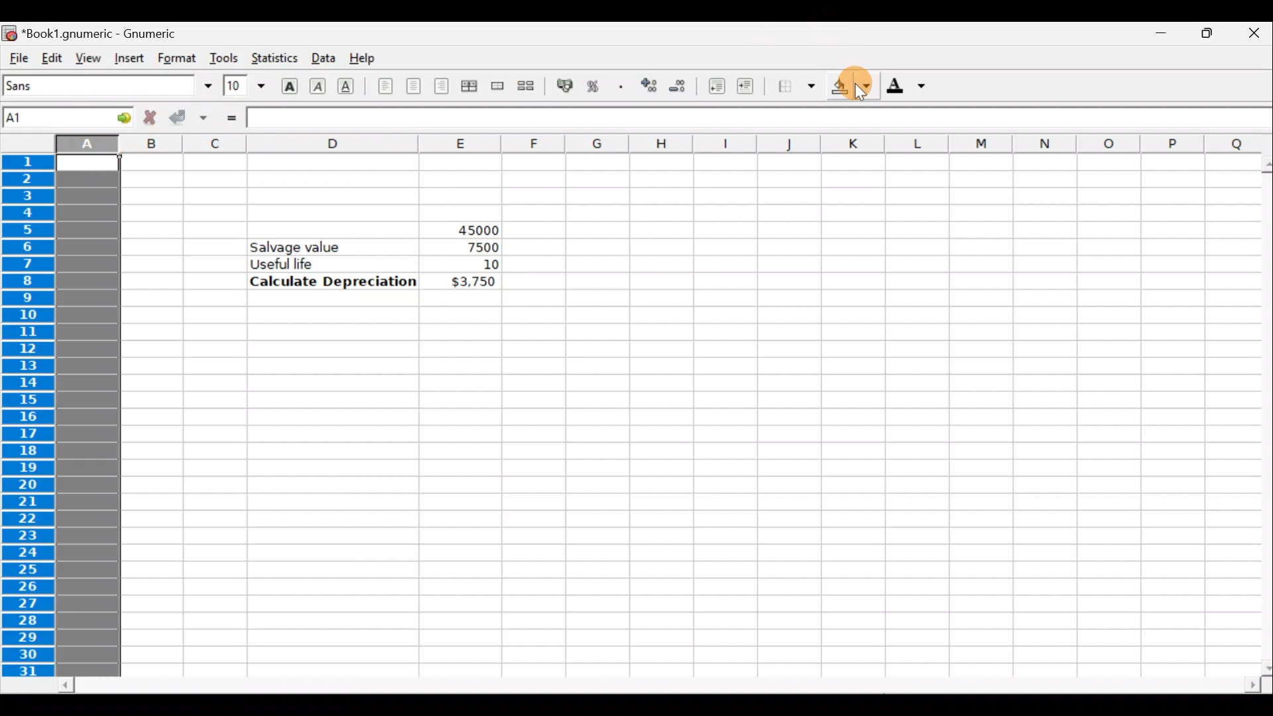 This screenshot has width=1273, height=716. I want to click on Format, so click(178, 58).